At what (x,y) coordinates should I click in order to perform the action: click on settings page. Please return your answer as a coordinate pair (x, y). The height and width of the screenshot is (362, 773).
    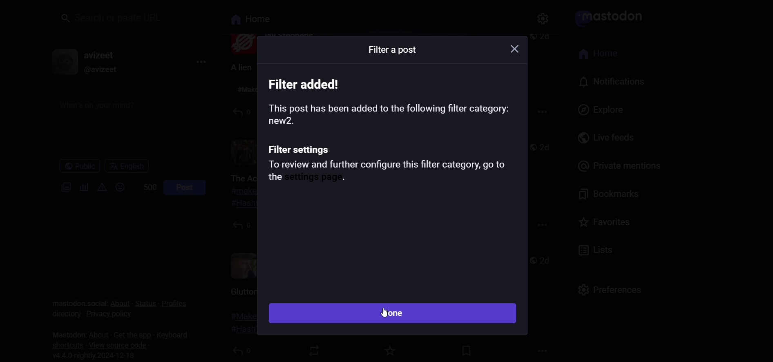
    Looking at the image, I should click on (318, 179).